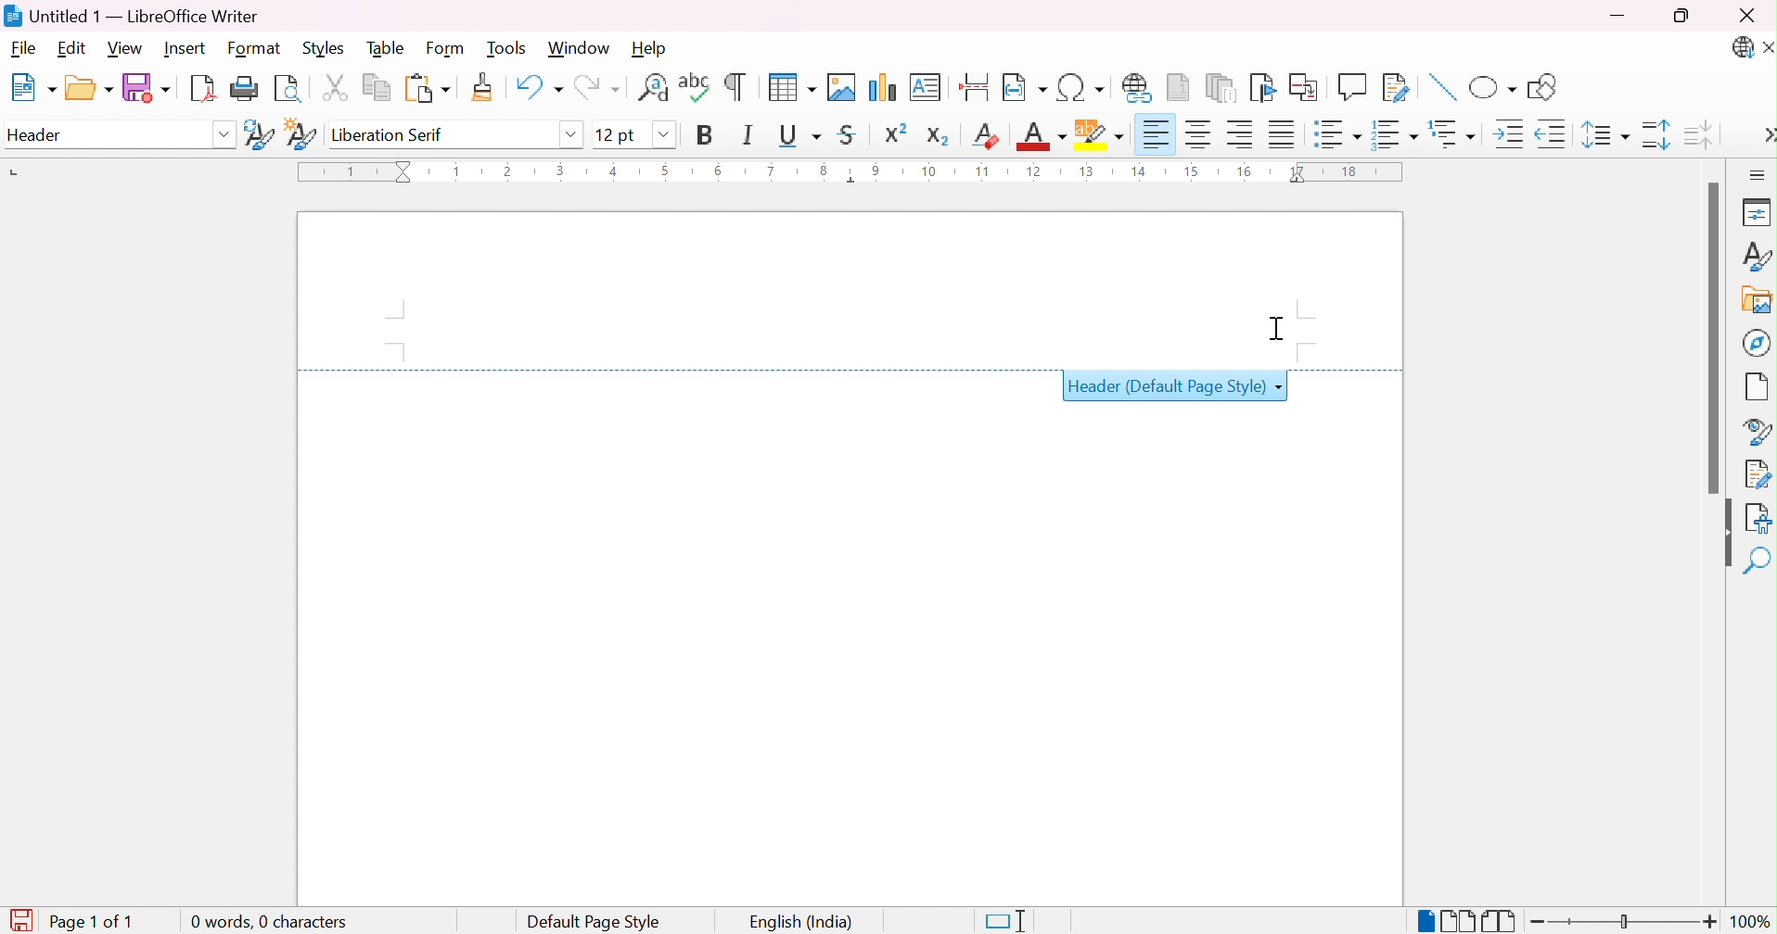 This screenshot has width=1777, height=934. Describe the element at coordinates (1260, 89) in the screenshot. I see `Insert bookmark` at that location.